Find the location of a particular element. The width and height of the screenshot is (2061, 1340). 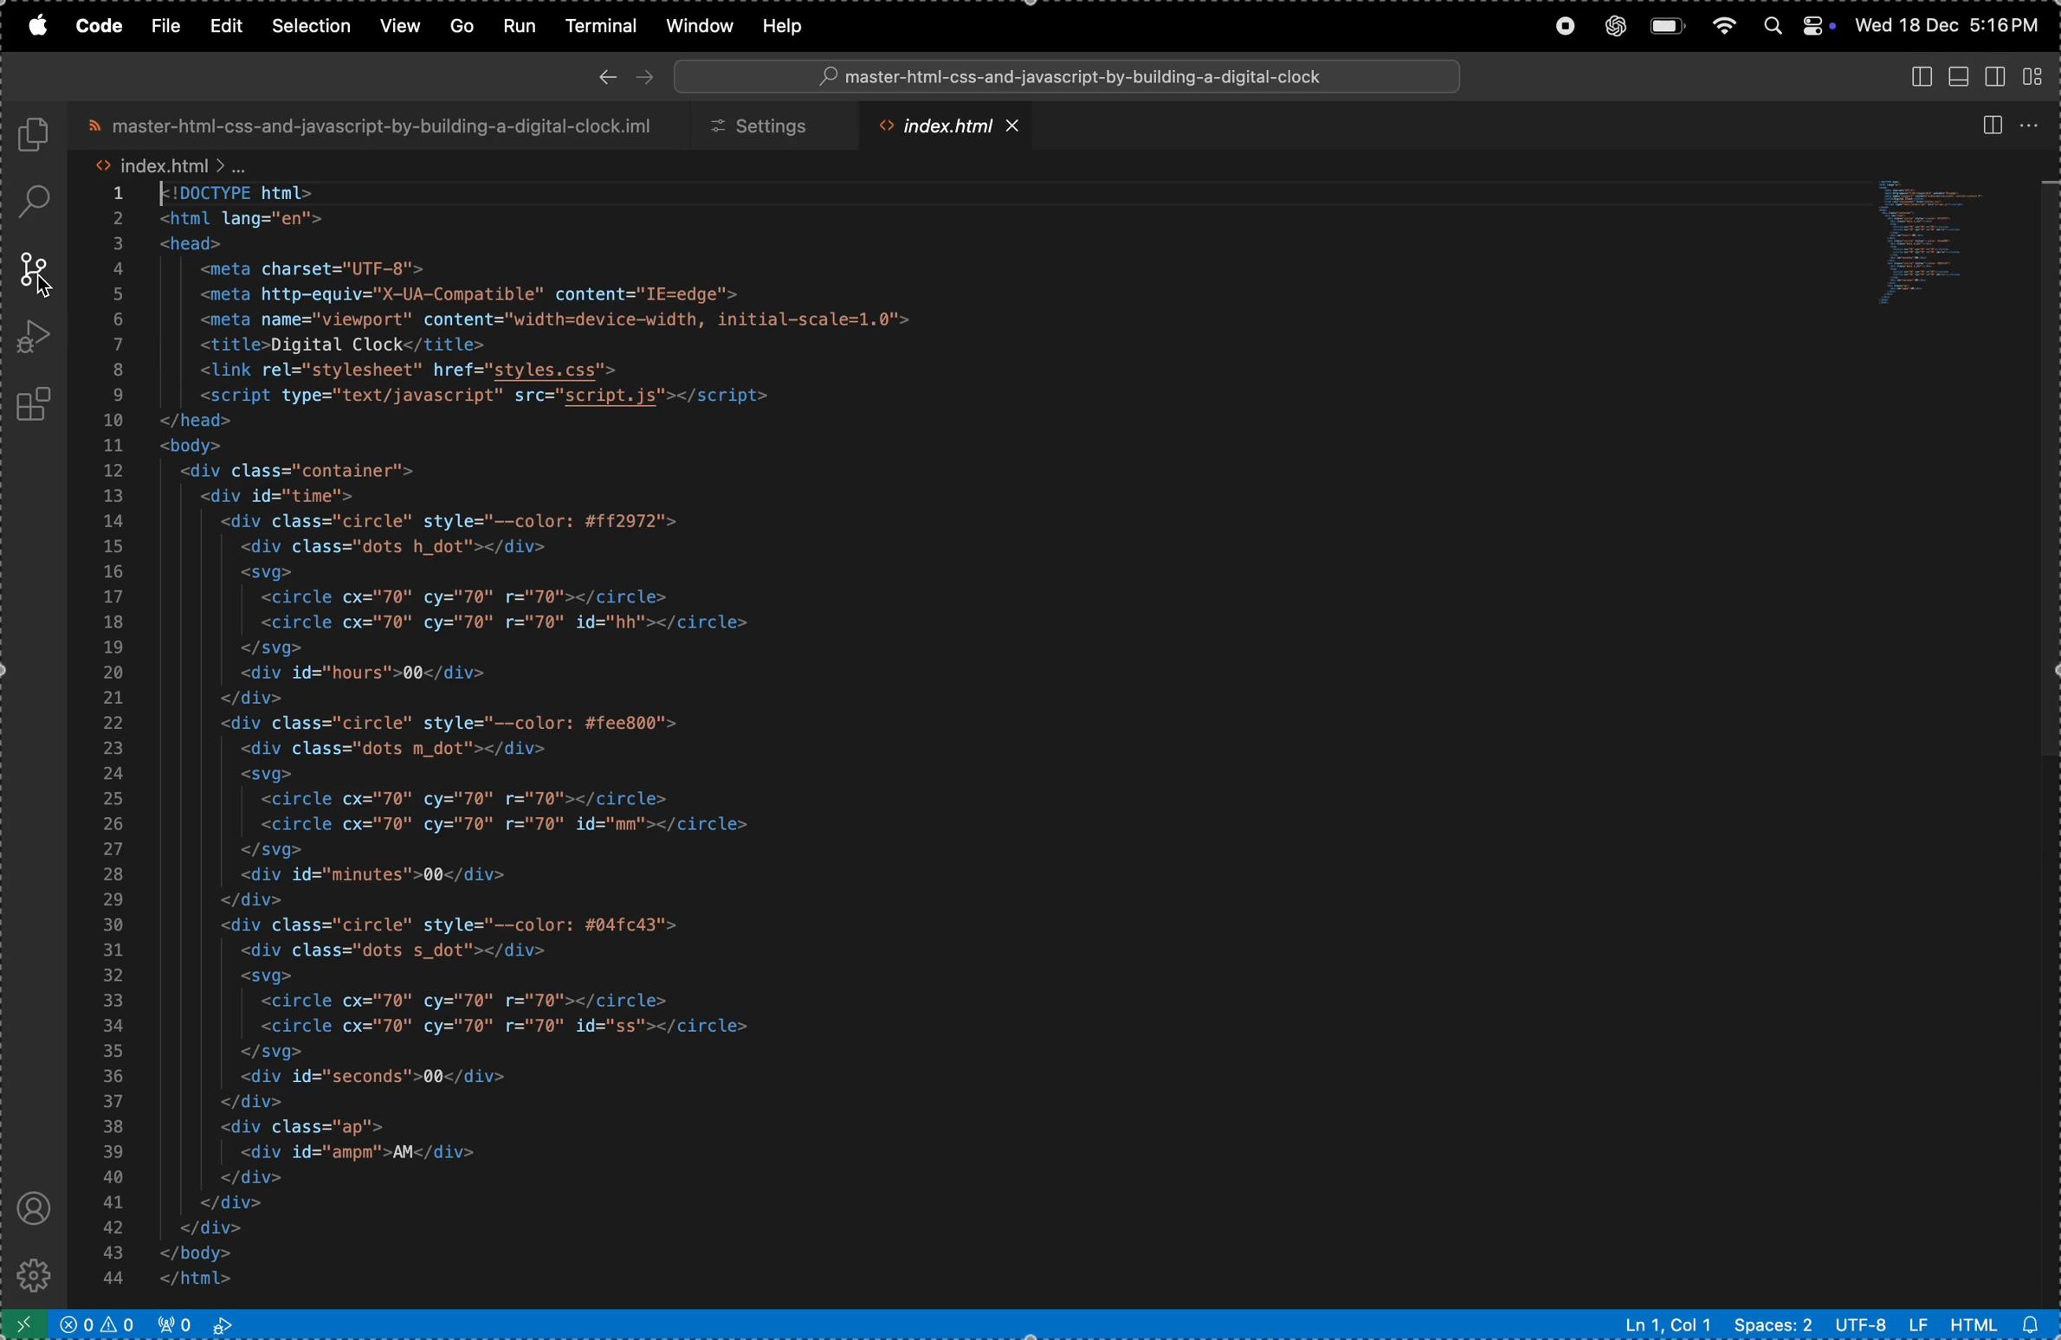

</html> is located at coordinates (194, 1279).